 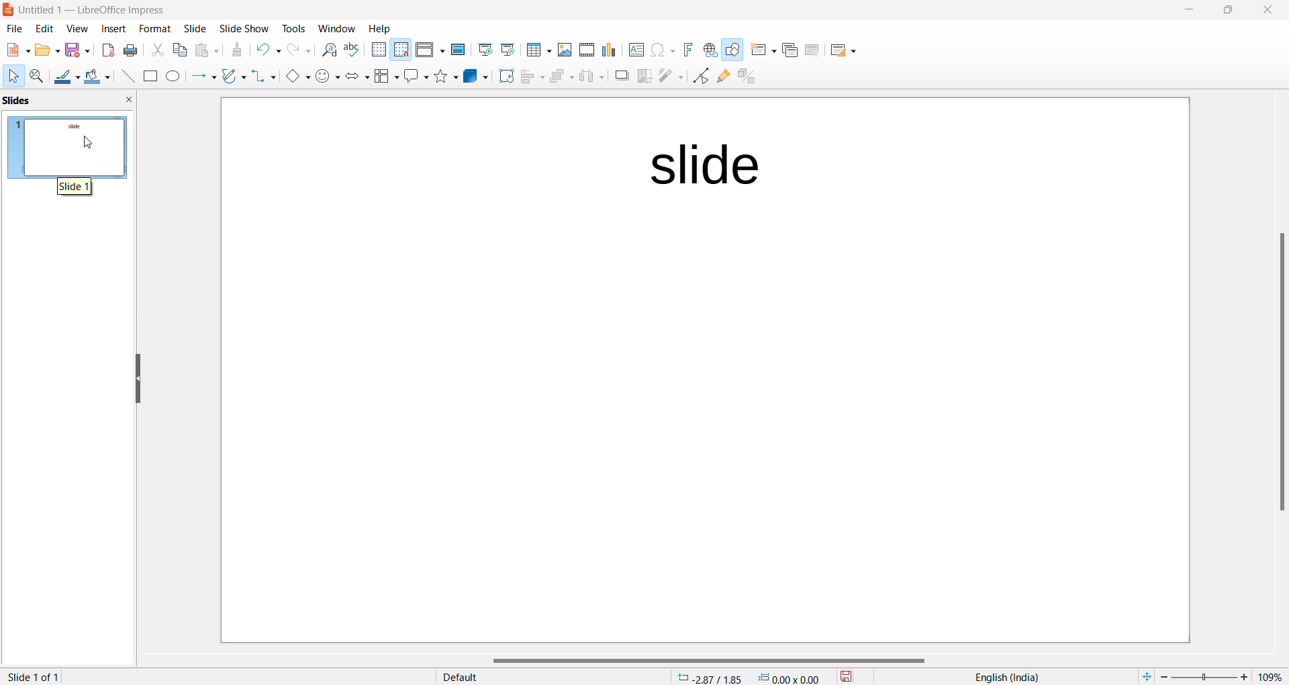 I want to click on Redo, so click(x=299, y=50).